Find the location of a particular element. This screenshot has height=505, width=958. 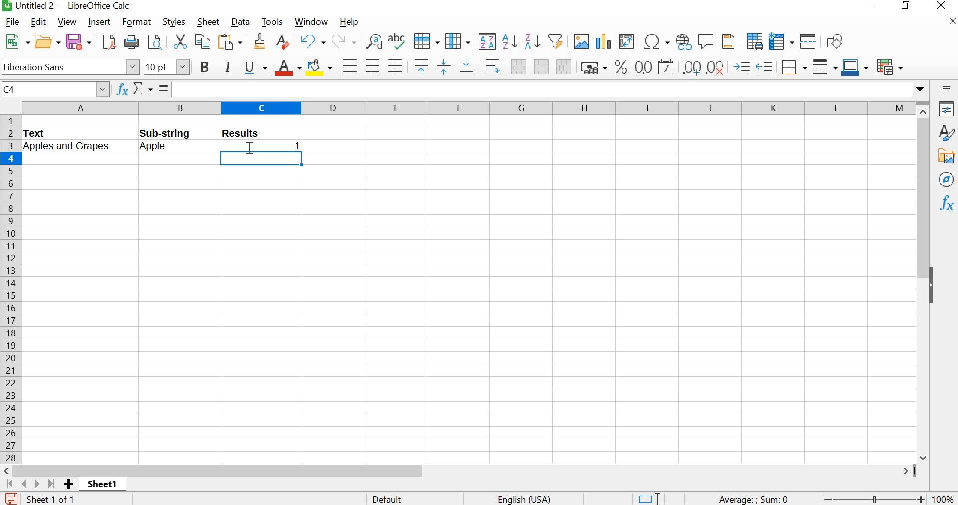

insert hyperlink is located at coordinates (682, 41).